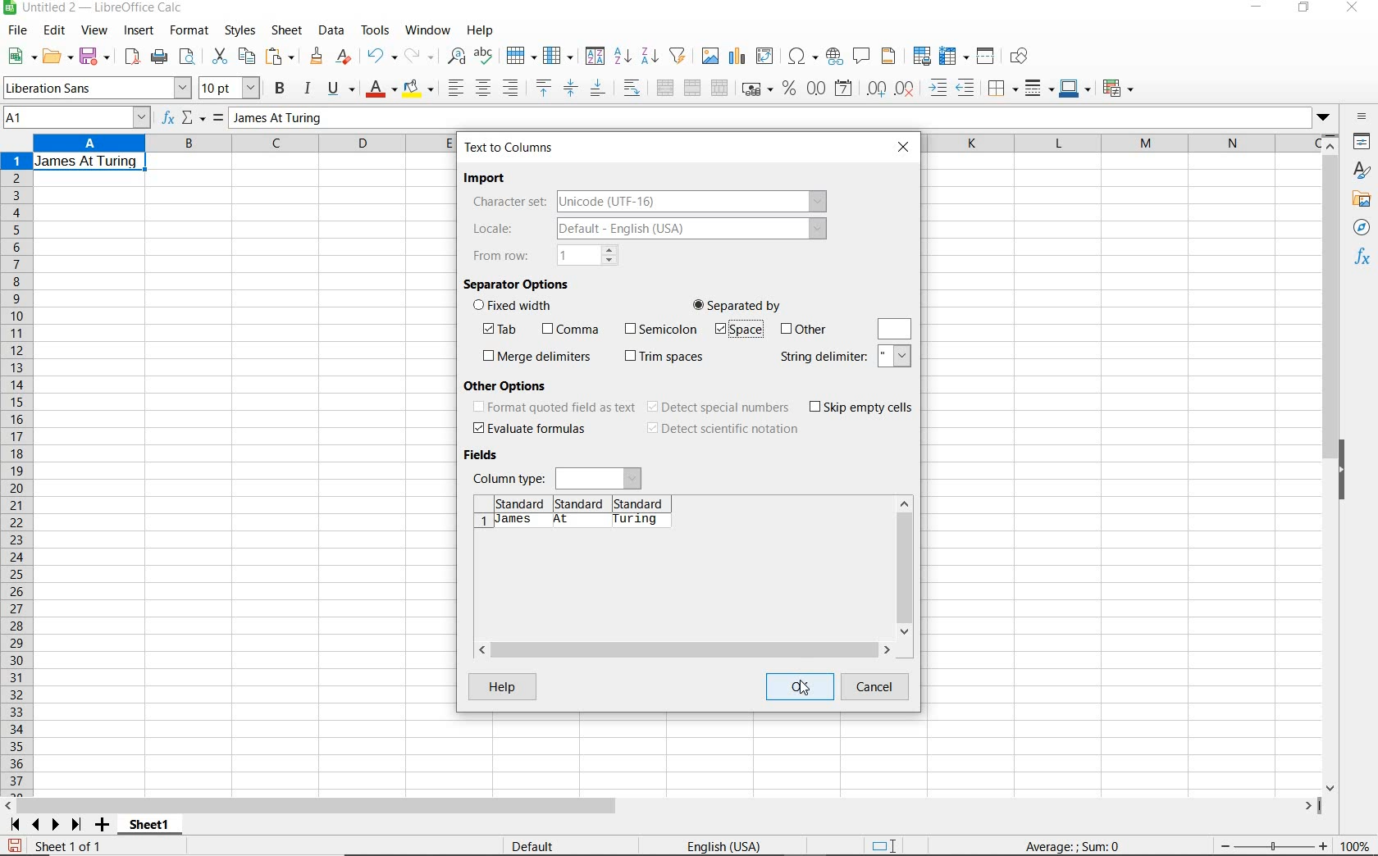 Image resolution: width=1378 pixels, height=856 pixels. Describe the element at coordinates (1362, 227) in the screenshot. I see `navigator` at that location.